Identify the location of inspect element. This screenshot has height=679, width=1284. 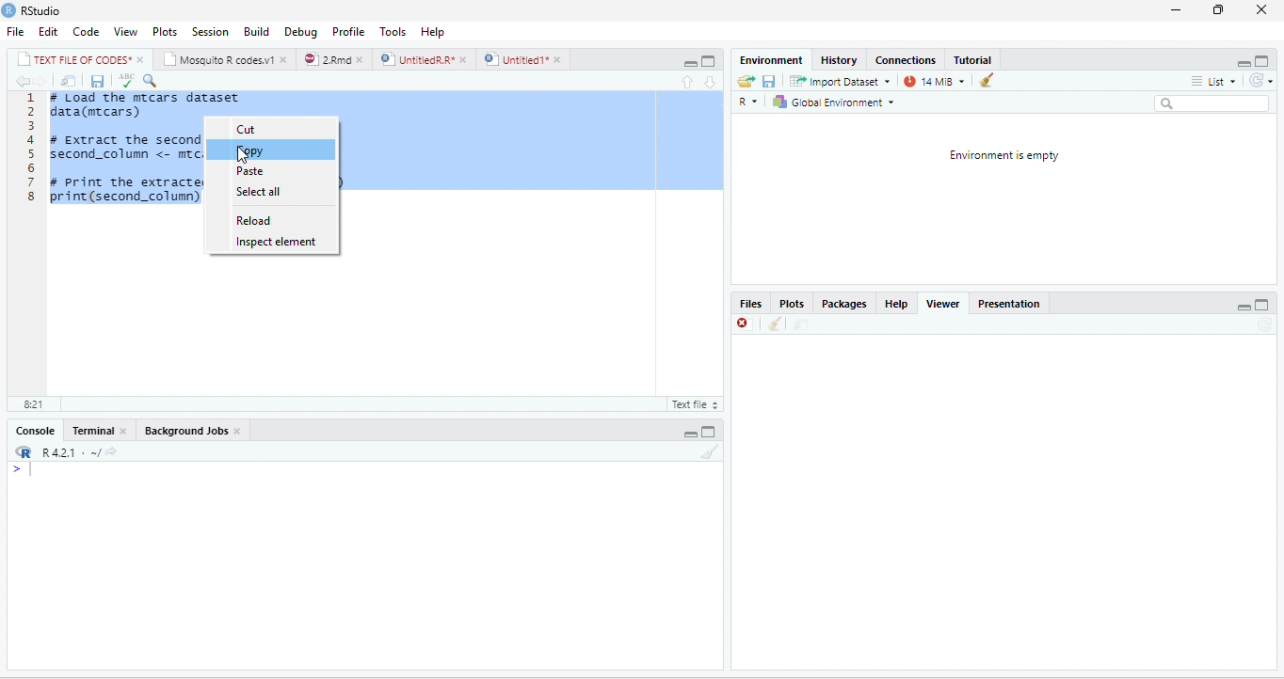
(275, 242).